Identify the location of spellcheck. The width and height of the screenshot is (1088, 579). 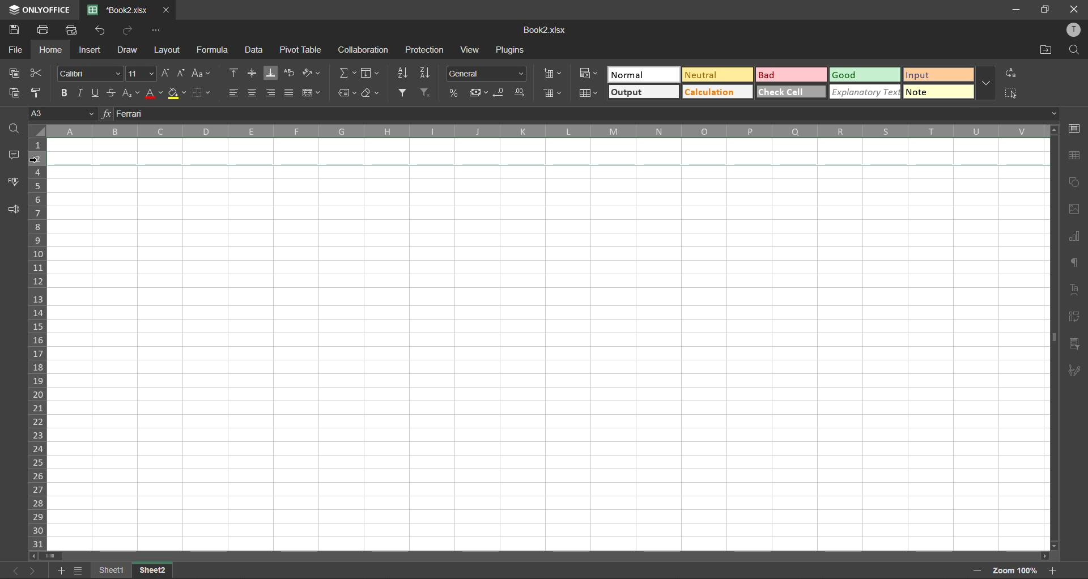
(14, 183).